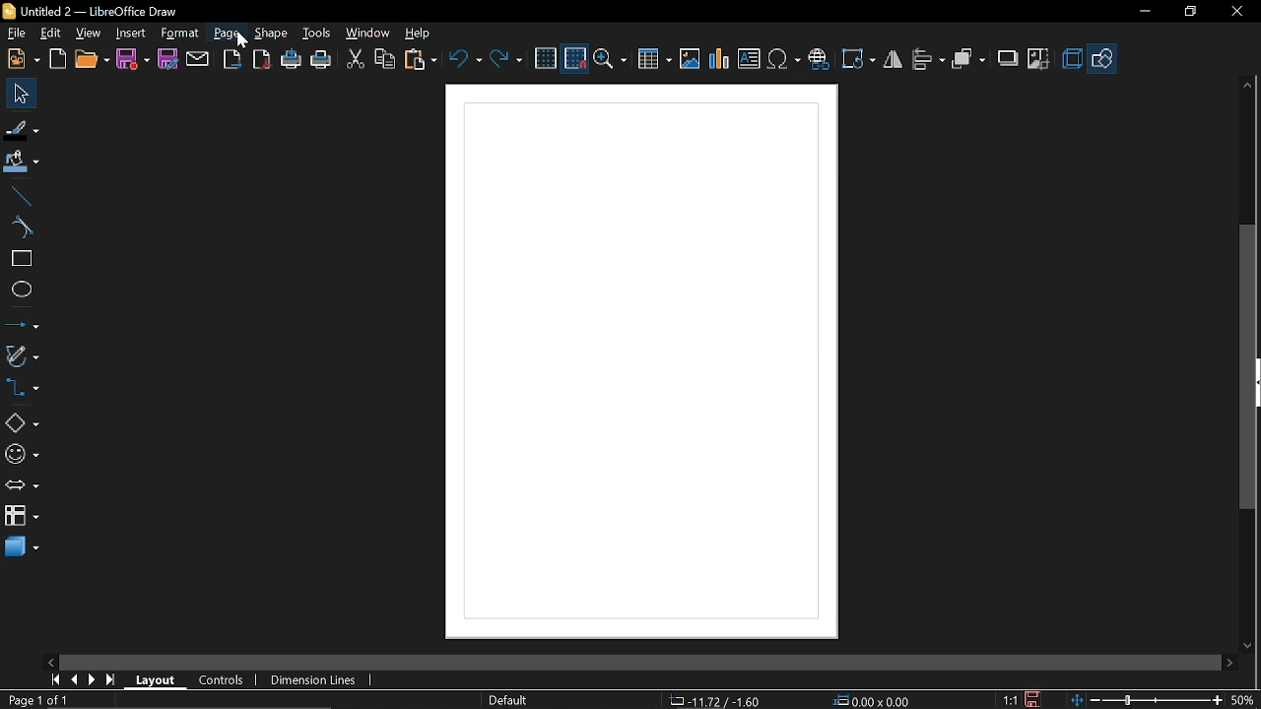 Image resolution: width=1261 pixels, height=709 pixels. I want to click on Move right, so click(1229, 662).